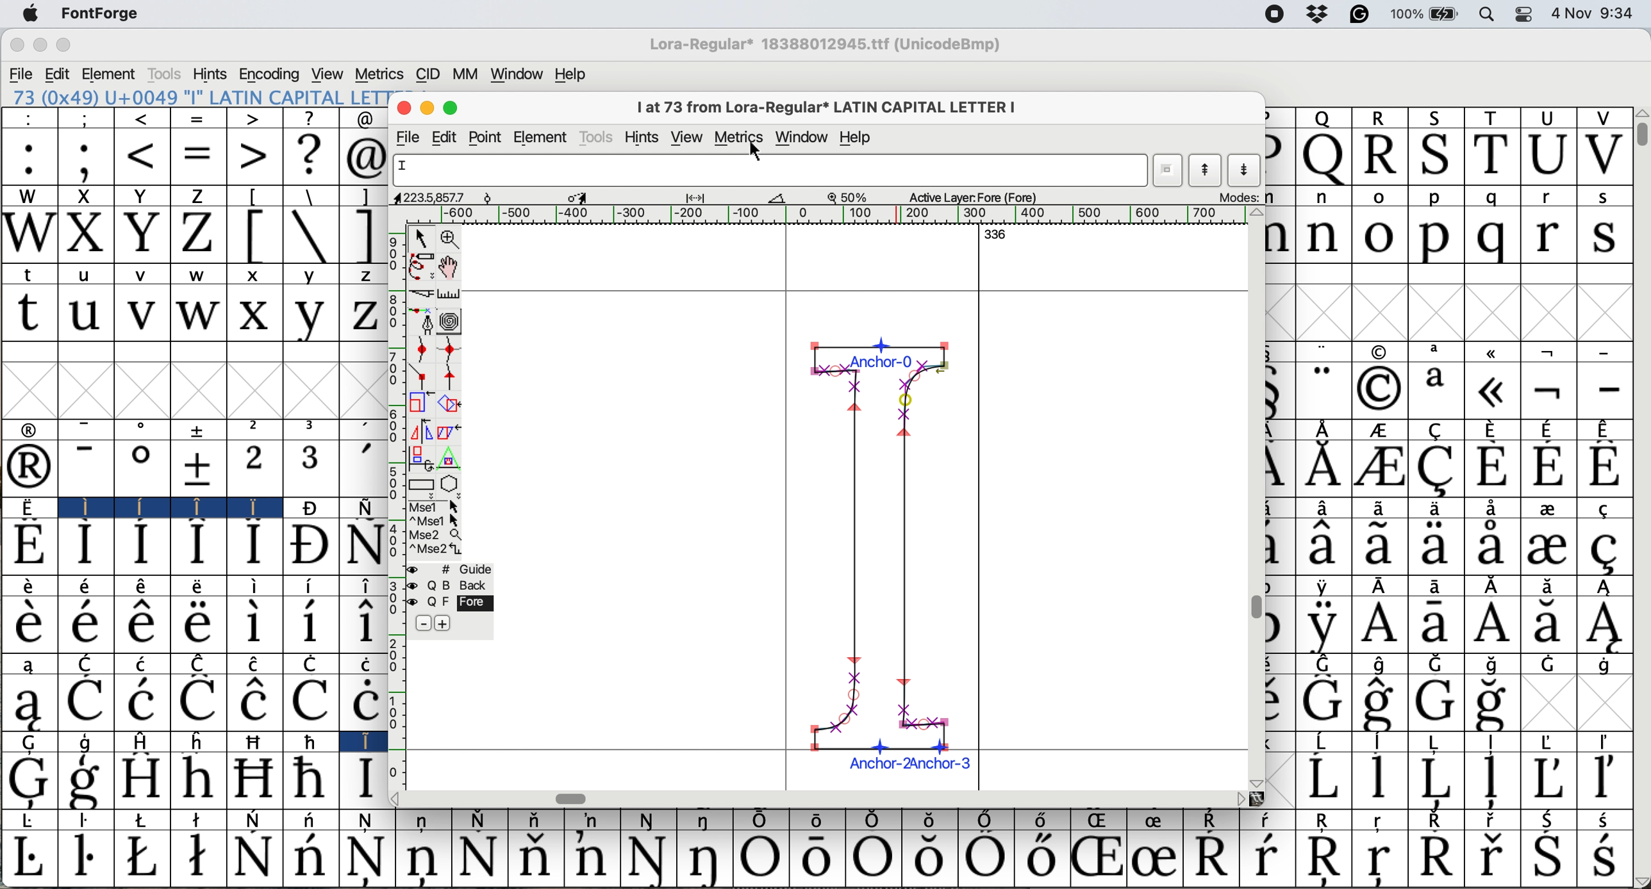 Image resolution: width=1651 pixels, height=889 pixels. Describe the element at coordinates (1493, 427) in the screenshot. I see `Symbol` at that location.